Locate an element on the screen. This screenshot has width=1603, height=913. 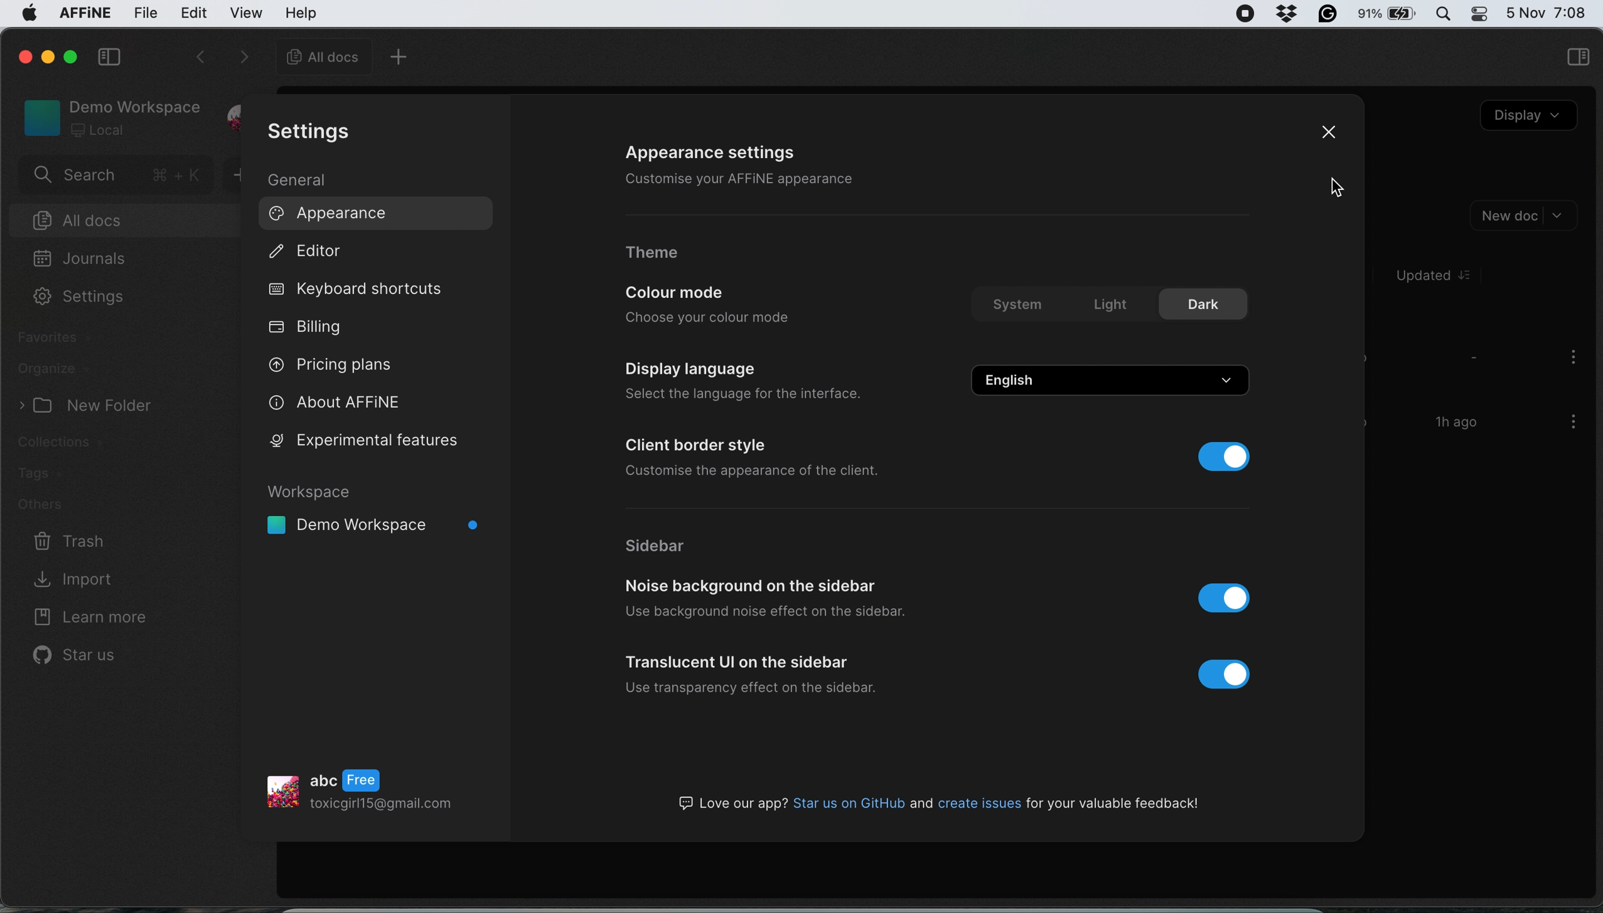
view is located at coordinates (247, 14).